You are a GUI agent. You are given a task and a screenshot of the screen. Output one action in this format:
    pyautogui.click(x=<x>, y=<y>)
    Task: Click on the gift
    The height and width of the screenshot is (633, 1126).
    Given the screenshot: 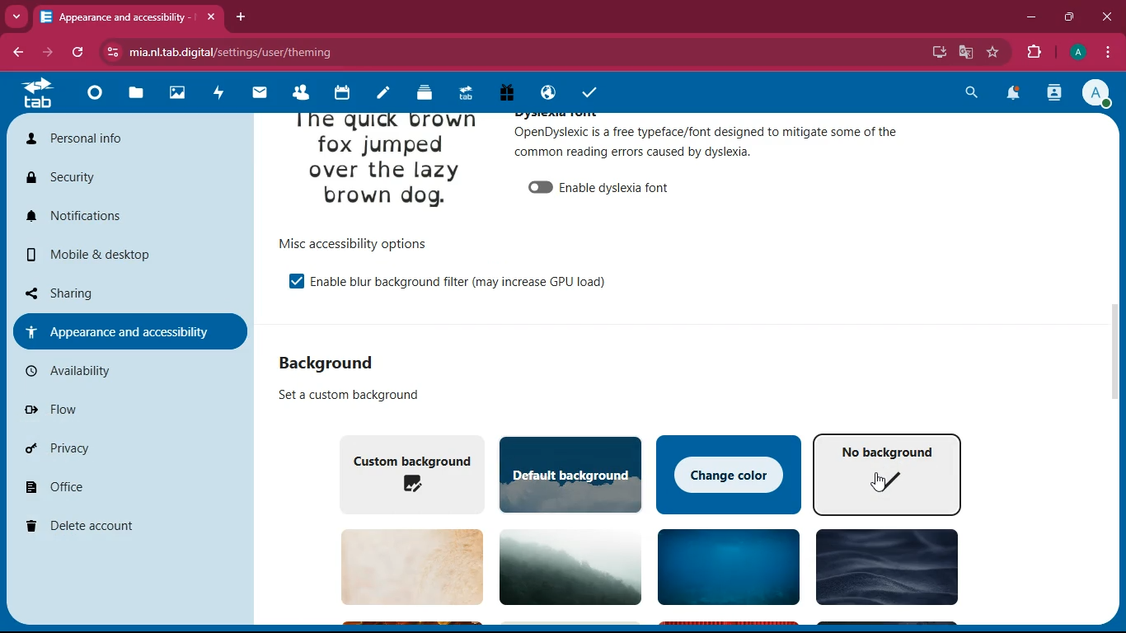 What is the action you would take?
    pyautogui.click(x=505, y=92)
    